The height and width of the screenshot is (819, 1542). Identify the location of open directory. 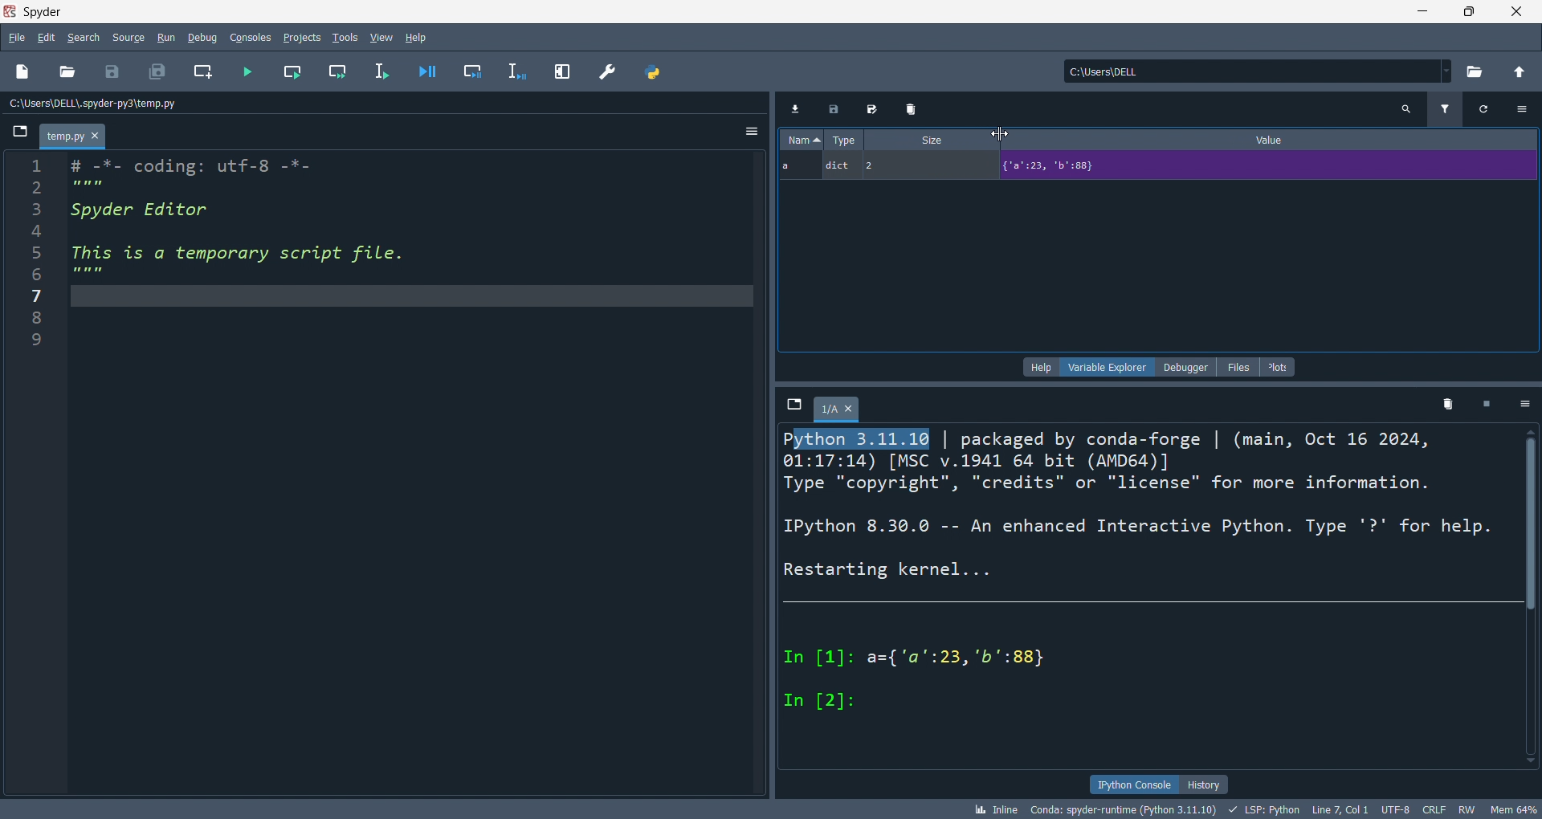
(1470, 72).